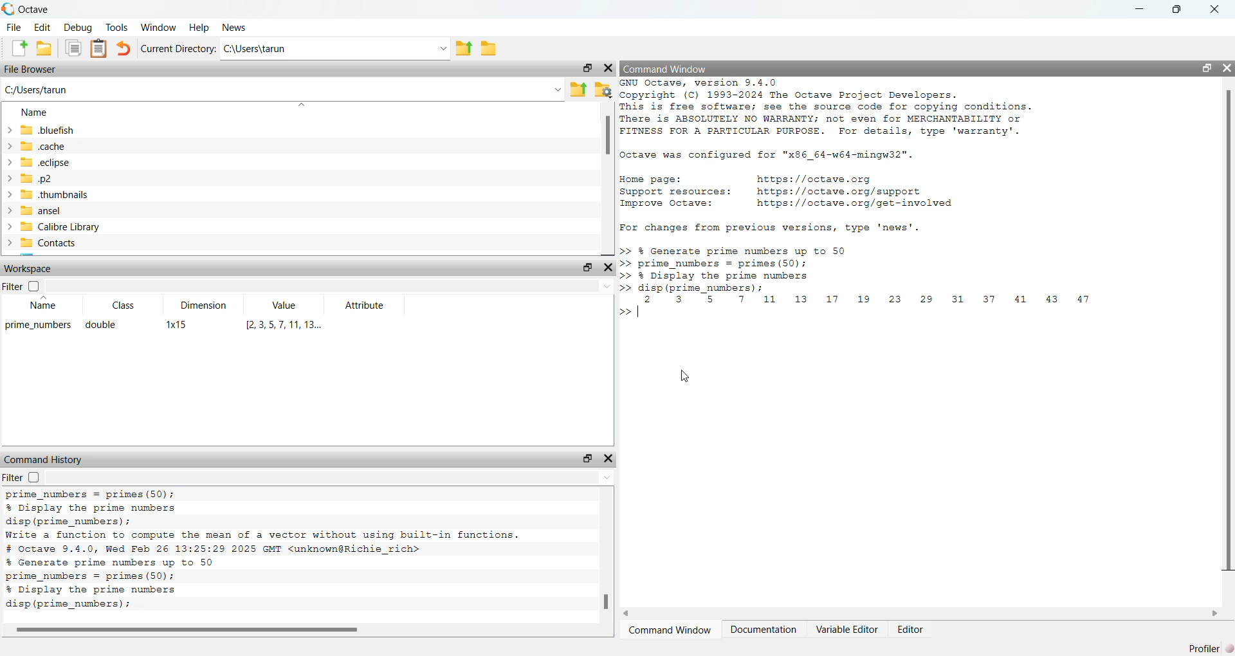 The width and height of the screenshot is (1235, 656). Describe the element at coordinates (9, 9) in the screenshot. I see `logo` at that location.